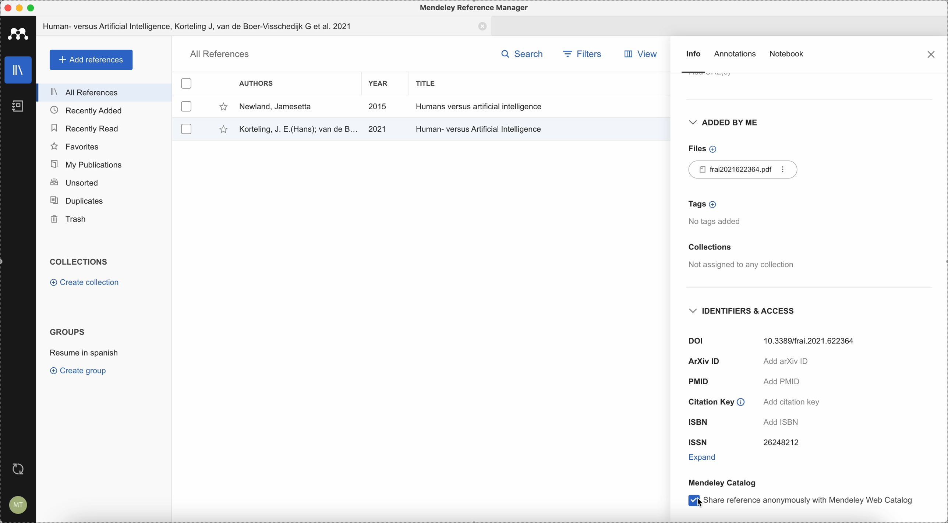 The width and height of the screenshot is (948, 523). Describe the element at coordinates (691, 499) in the screenshot. I see `cursor ` at that location.